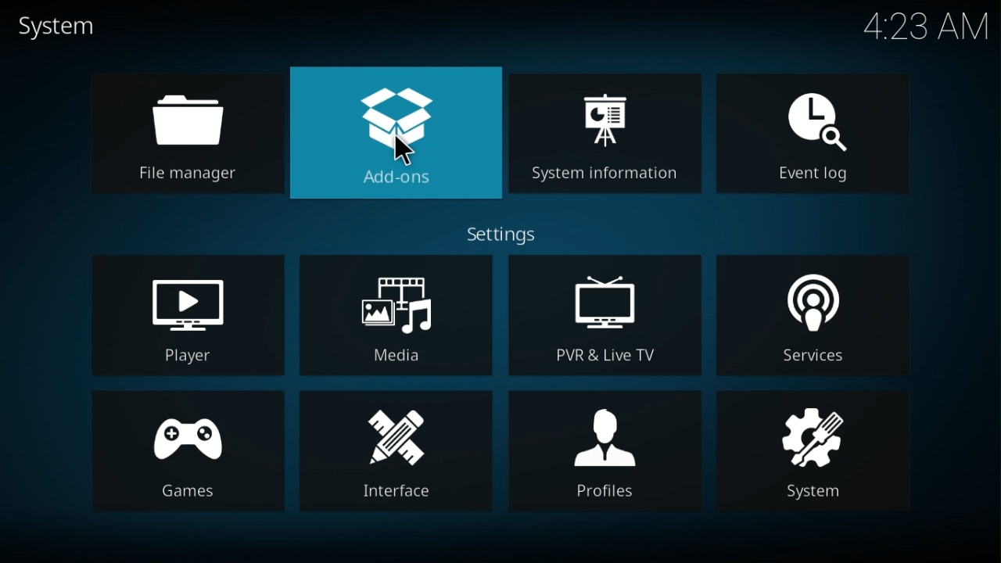 The width and height of the screenshot is (1001, 563). I want to click on Interface profiles, so click(396, 452).